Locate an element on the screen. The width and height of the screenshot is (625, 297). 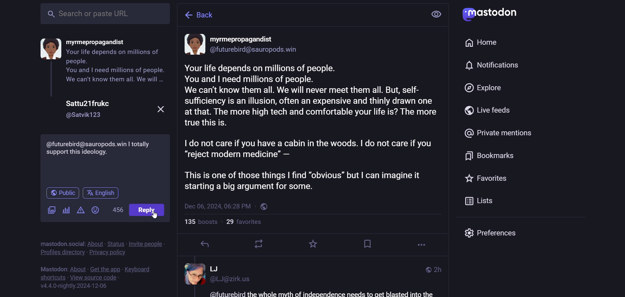
about is located at coordinates (79, 270).